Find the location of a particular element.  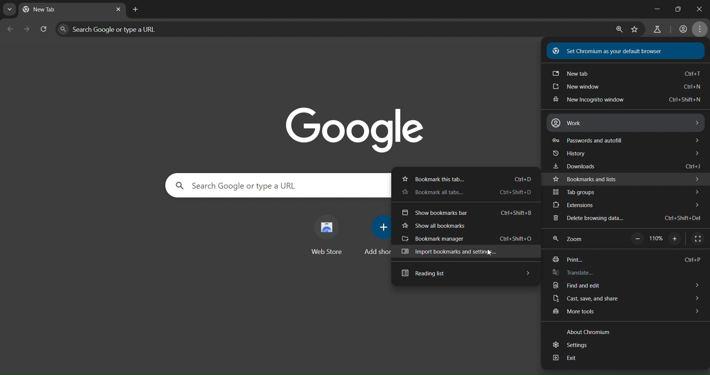

current tab is located at coordinates (46, 9).